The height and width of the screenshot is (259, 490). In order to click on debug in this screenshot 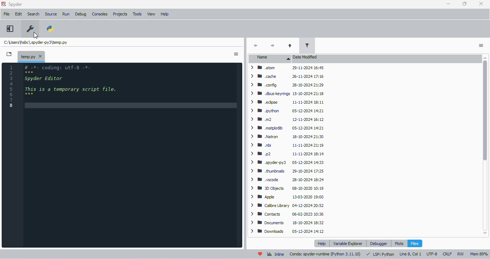, I will do `click(81, 15)`.